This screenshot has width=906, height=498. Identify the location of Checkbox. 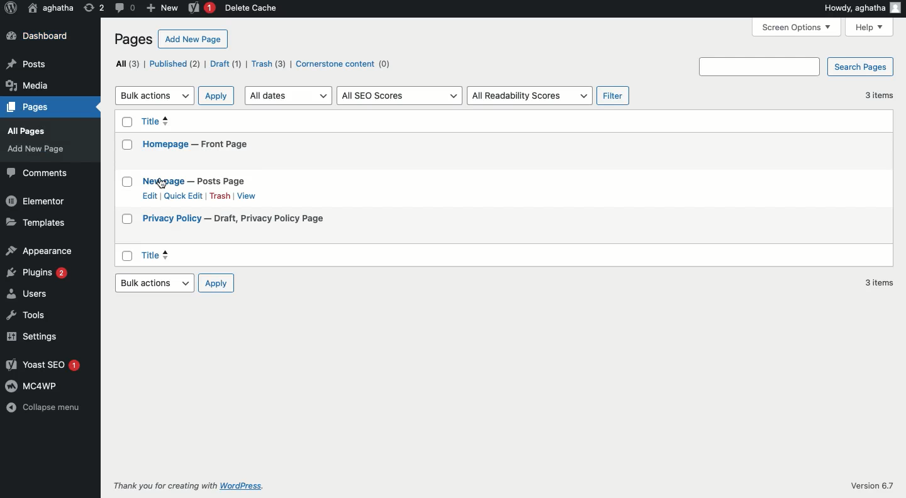
(128, 255).